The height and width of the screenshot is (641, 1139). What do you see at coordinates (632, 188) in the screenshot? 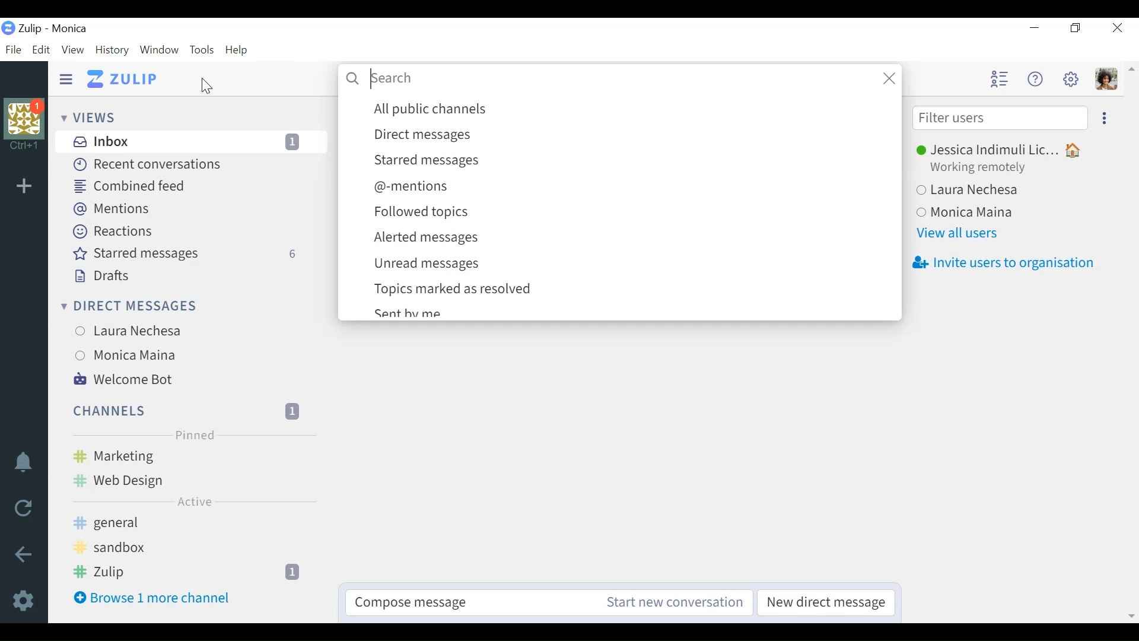
I see `@-mentions` at bounding box center [632, 188].